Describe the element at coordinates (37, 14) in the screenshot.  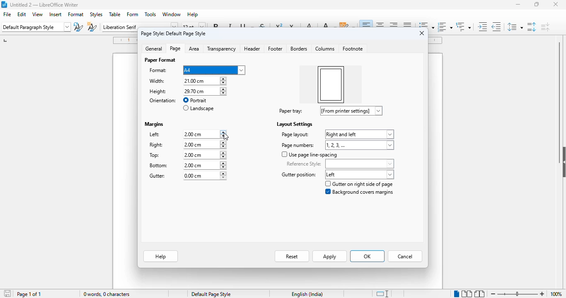
I see `view` at that location.